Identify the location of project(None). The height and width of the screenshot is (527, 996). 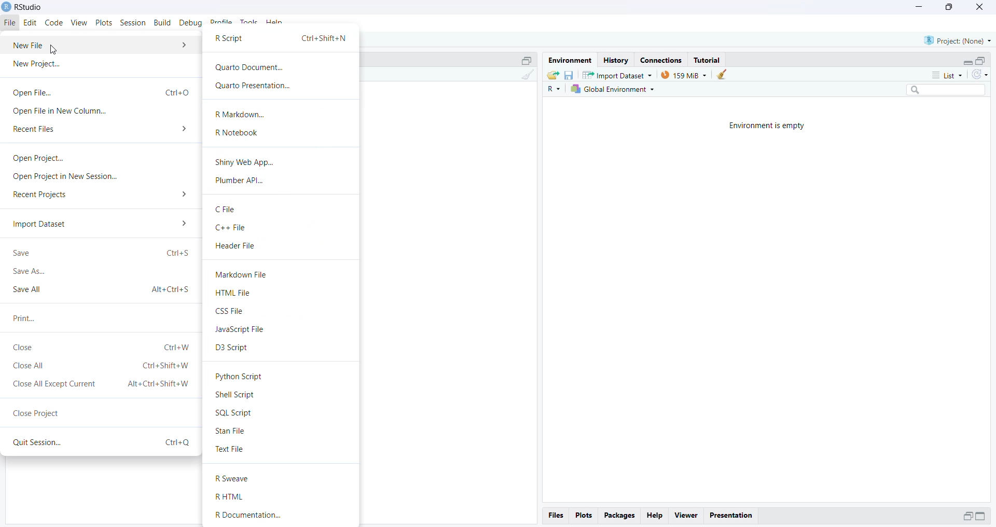
(957, 41).